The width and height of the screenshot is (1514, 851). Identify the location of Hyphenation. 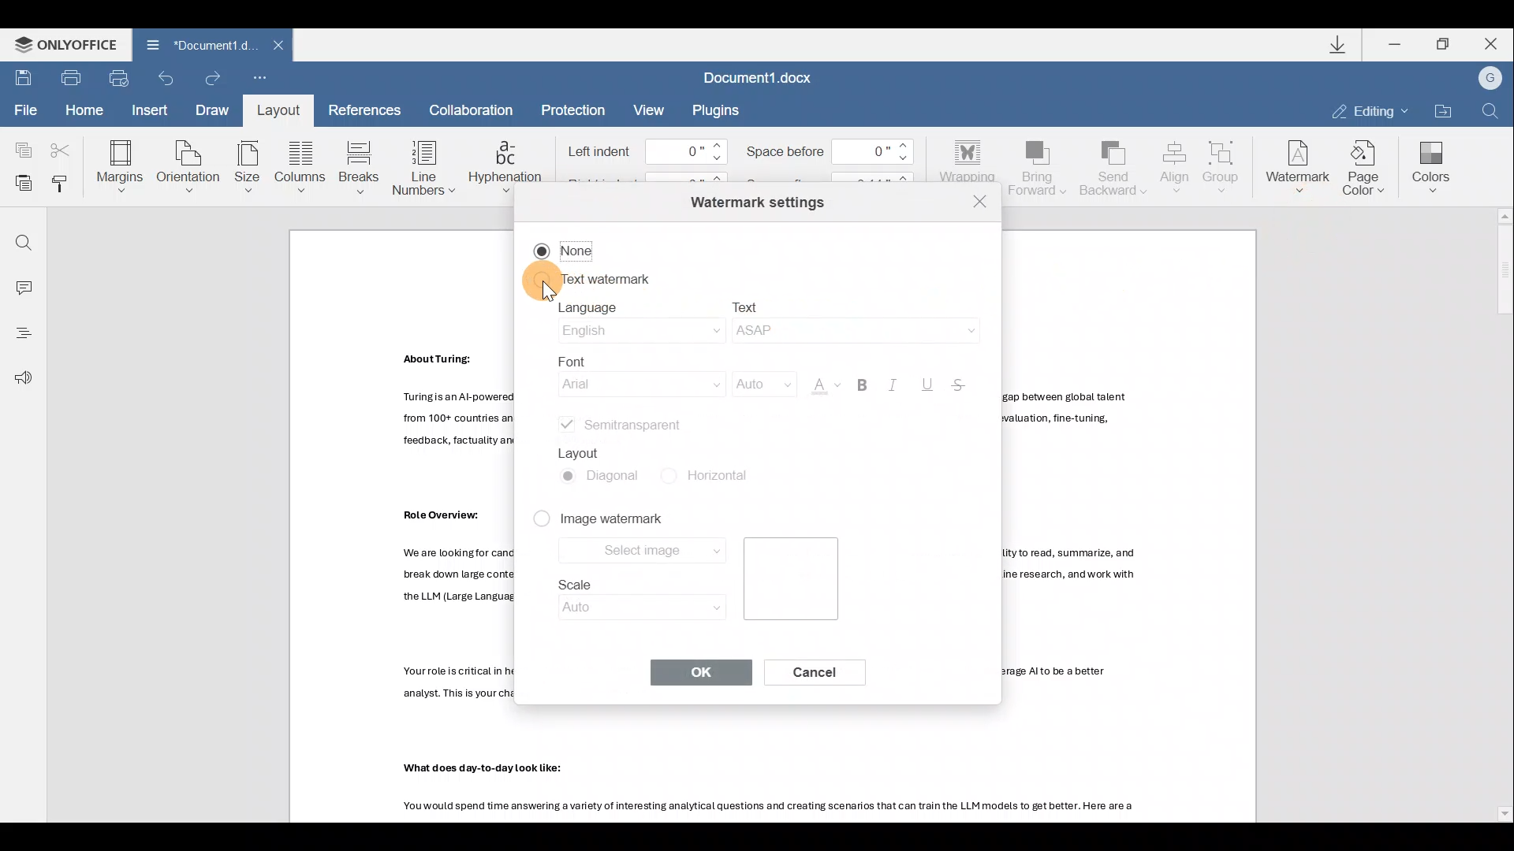
(508, 168).